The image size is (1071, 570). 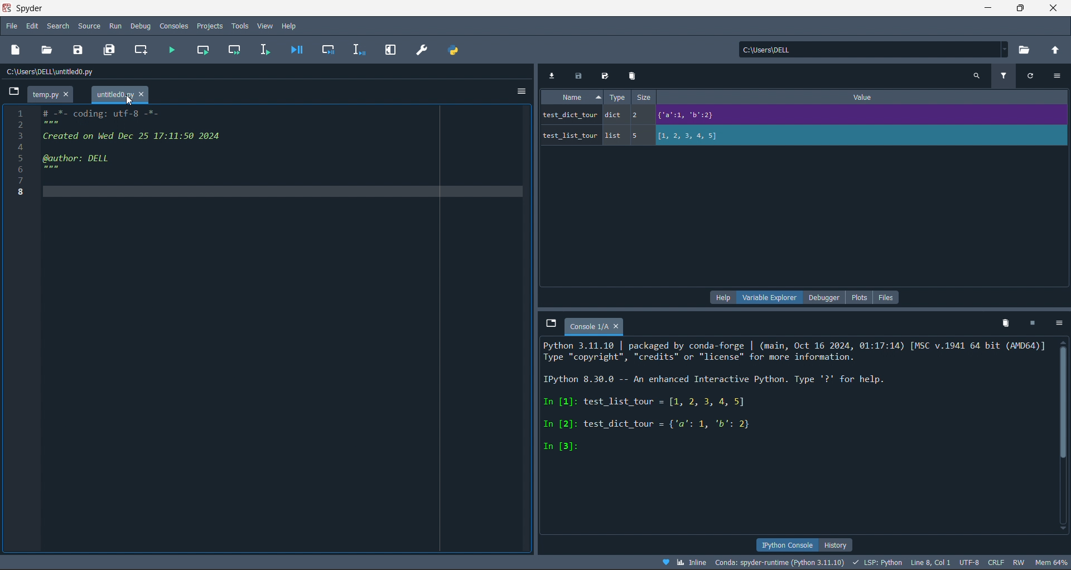 I want to click on untitled0.py , so click(x=122, y=94).